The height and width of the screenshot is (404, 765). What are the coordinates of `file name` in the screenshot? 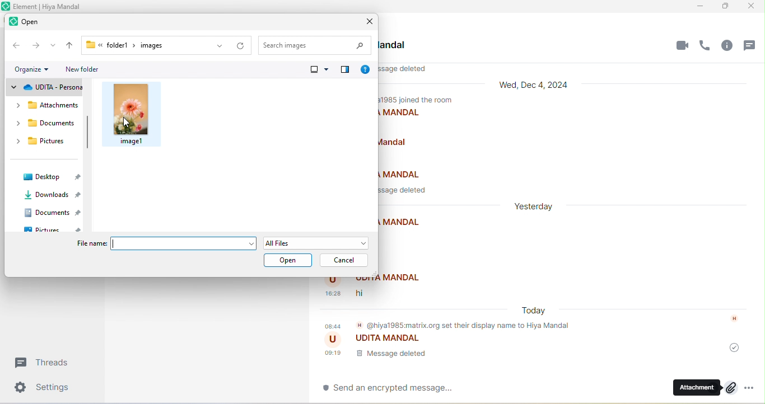 It's located at (183, 245).